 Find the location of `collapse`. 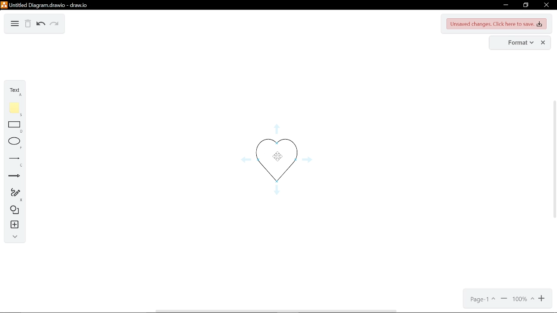

collapse is located at coordinates (14, 237).